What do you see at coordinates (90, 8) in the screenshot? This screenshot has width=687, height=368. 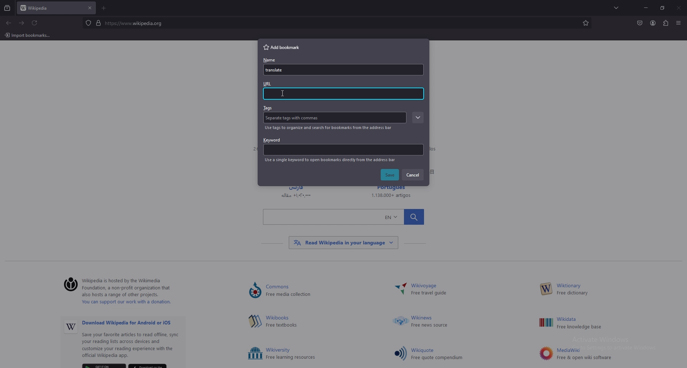 I see `close tab` at bounding box center [90, 8].